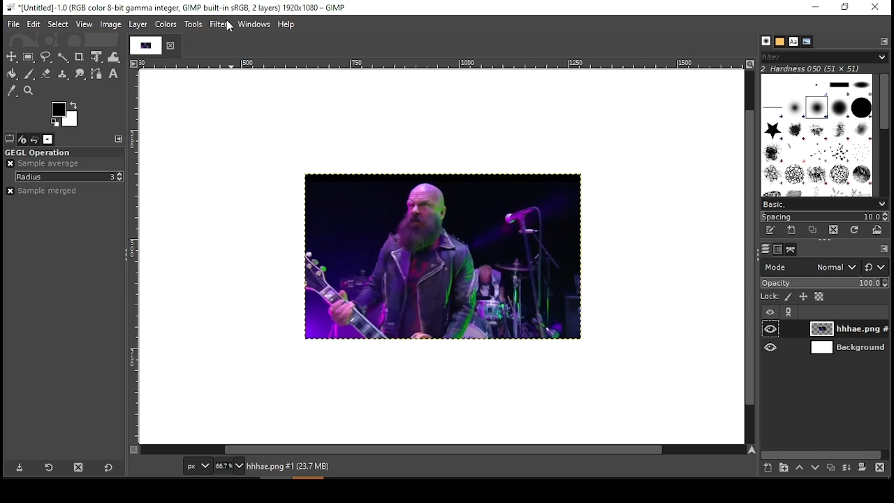 The height and width of the screenshot is (503, 894). What do you see at coordinates (840, 329) in the screenshot?
I see `layer ` at bounding box center [840, 329].